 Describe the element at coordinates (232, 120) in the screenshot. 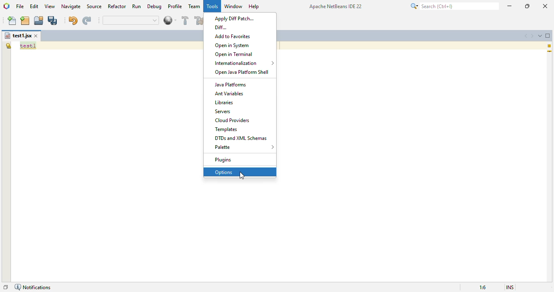

I see `cloud providers` at that location.